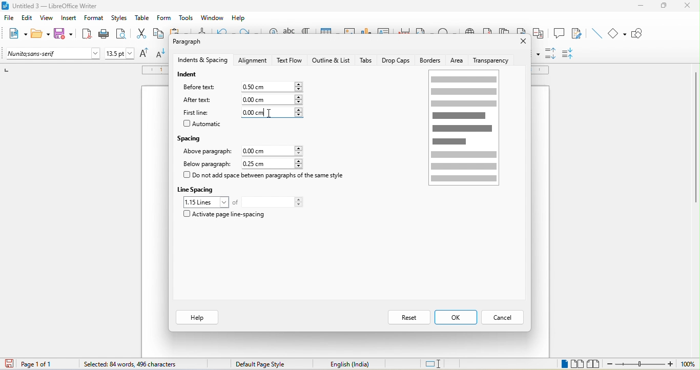  What do you see at coordinates (271, 176) in the screenshot?
I see `do not add space between paragraph of the same style` at bounding box center [271, 176].